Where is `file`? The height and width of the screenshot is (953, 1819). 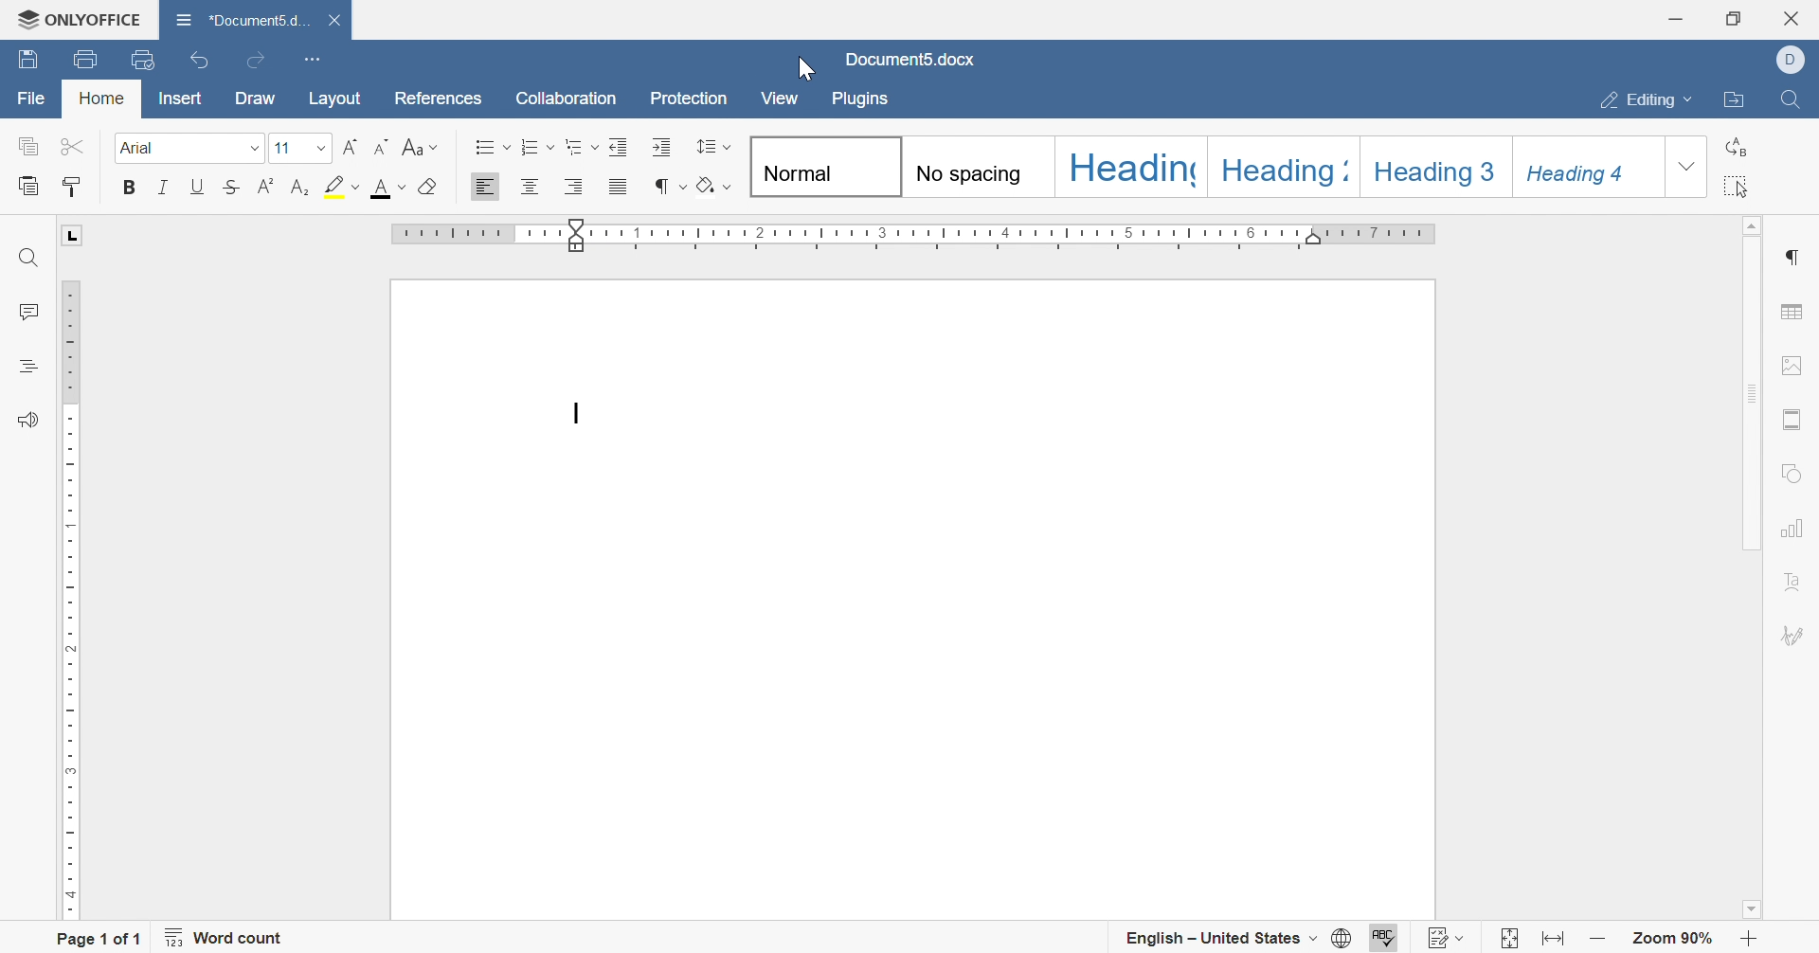 file is located at coordinates (34, 100).